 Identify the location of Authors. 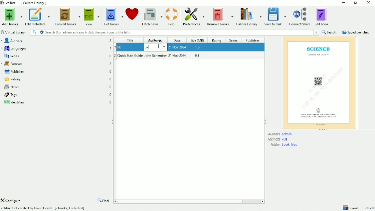
(280, 134).